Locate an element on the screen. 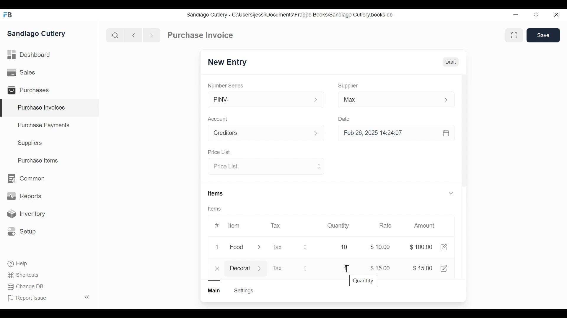 Image resolution: width=567 pixels, height=318 pixels. $15.00 is located at coordinates (423, 268).